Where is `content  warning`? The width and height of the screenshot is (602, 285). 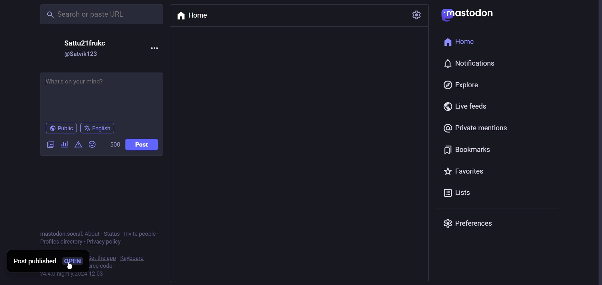
content  warning is located at coordinates (78, 145).